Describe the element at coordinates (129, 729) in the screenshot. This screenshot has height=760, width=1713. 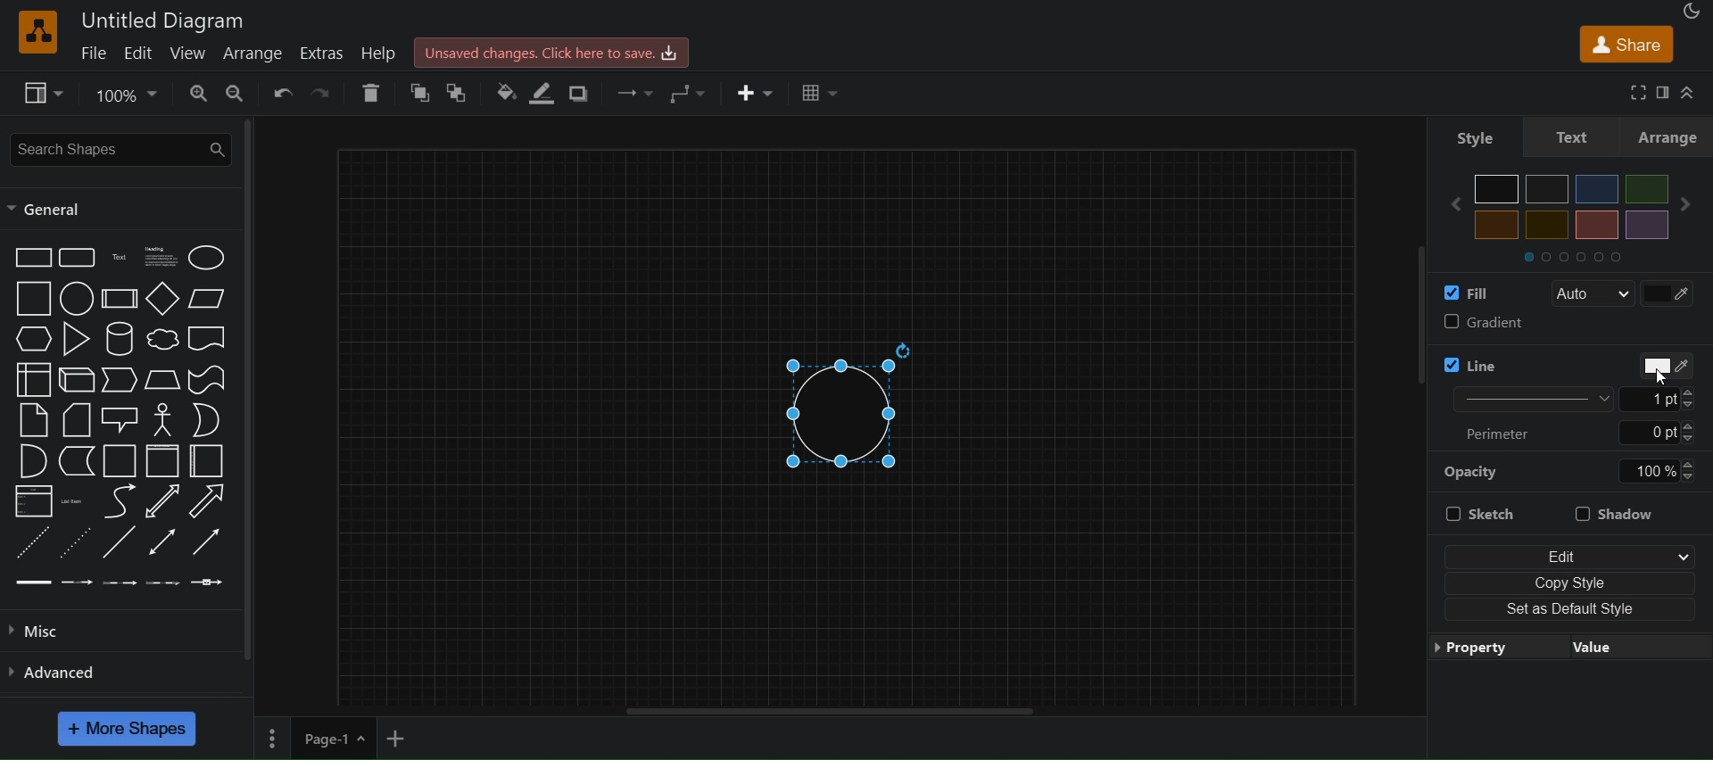
I see `more shapes` at that location.